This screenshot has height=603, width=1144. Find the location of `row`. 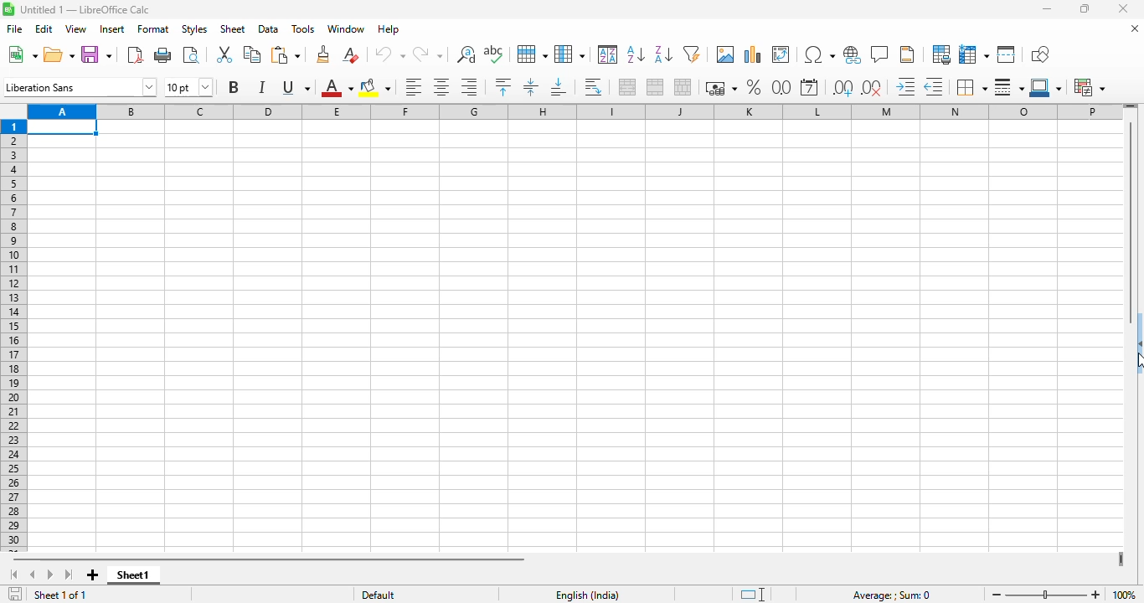

row is located at coordinates (532, 54).